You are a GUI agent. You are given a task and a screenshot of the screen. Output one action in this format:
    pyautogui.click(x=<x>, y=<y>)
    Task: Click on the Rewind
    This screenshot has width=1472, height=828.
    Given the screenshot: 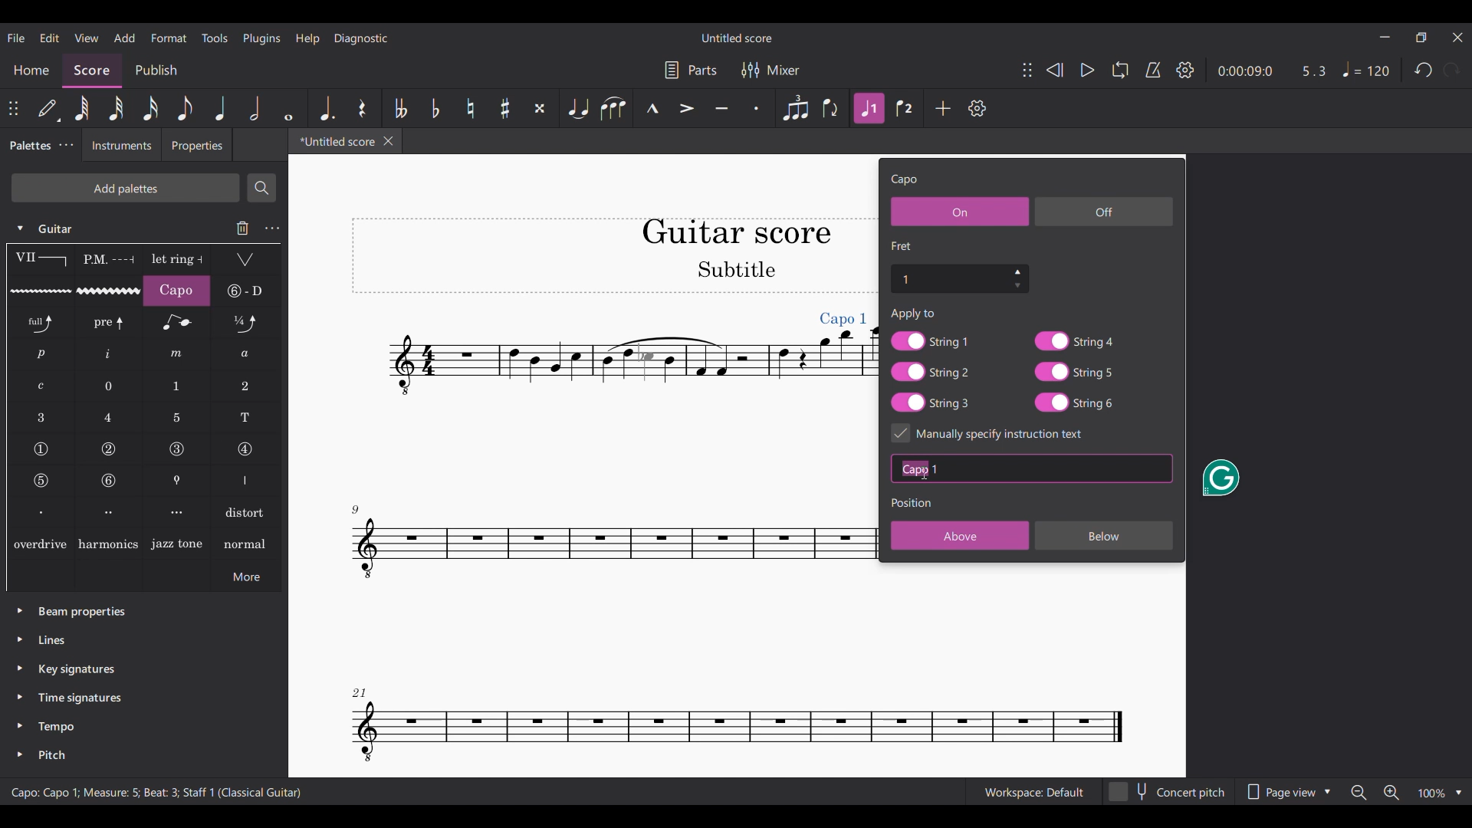 What is the action you would take?
    pyautogui.click(x=1055, y=70)
    